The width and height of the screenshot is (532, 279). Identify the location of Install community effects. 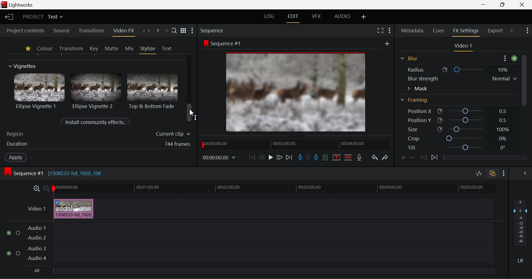
(97, 122).